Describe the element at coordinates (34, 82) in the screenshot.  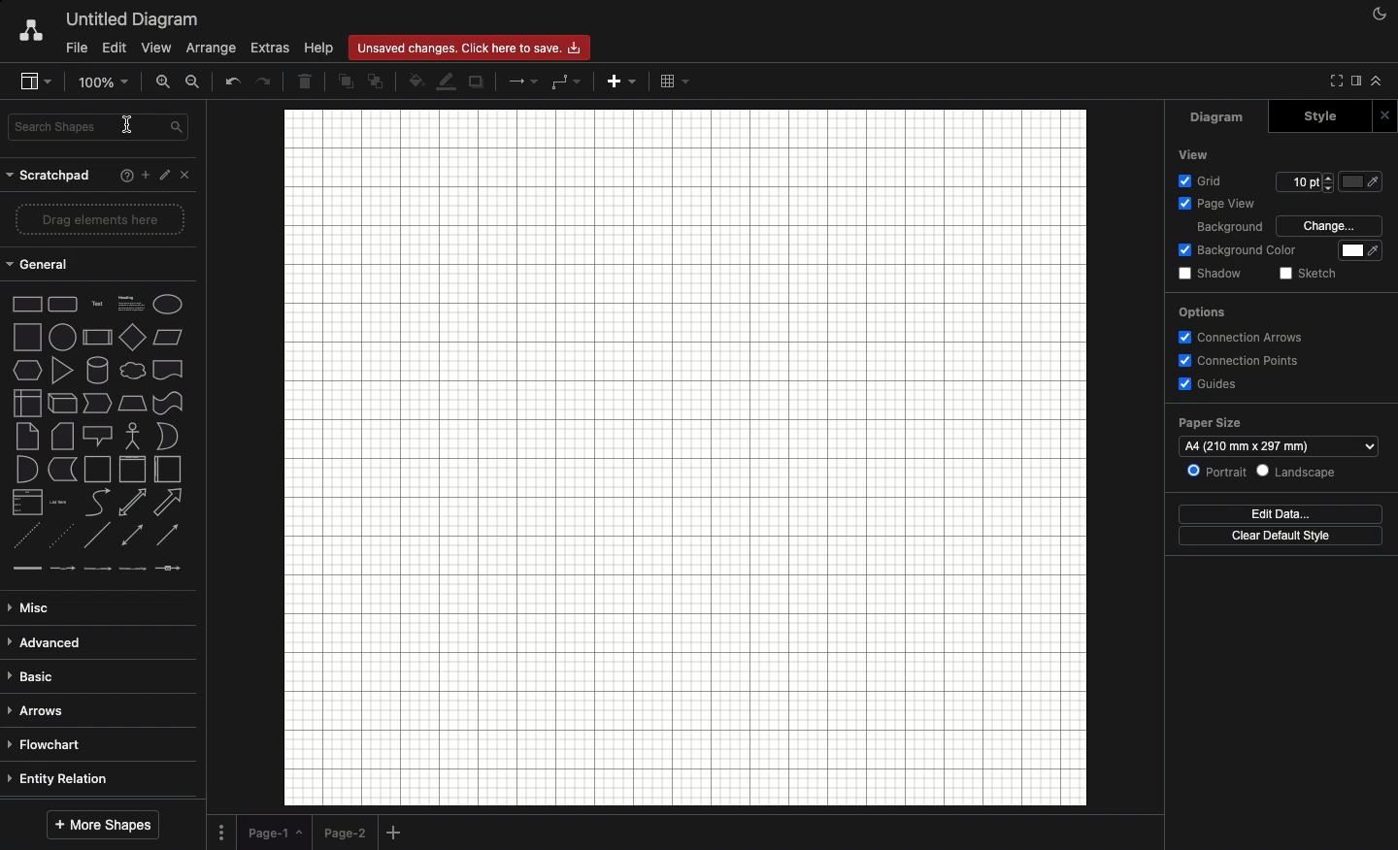
I see `Sidebar` at that location.